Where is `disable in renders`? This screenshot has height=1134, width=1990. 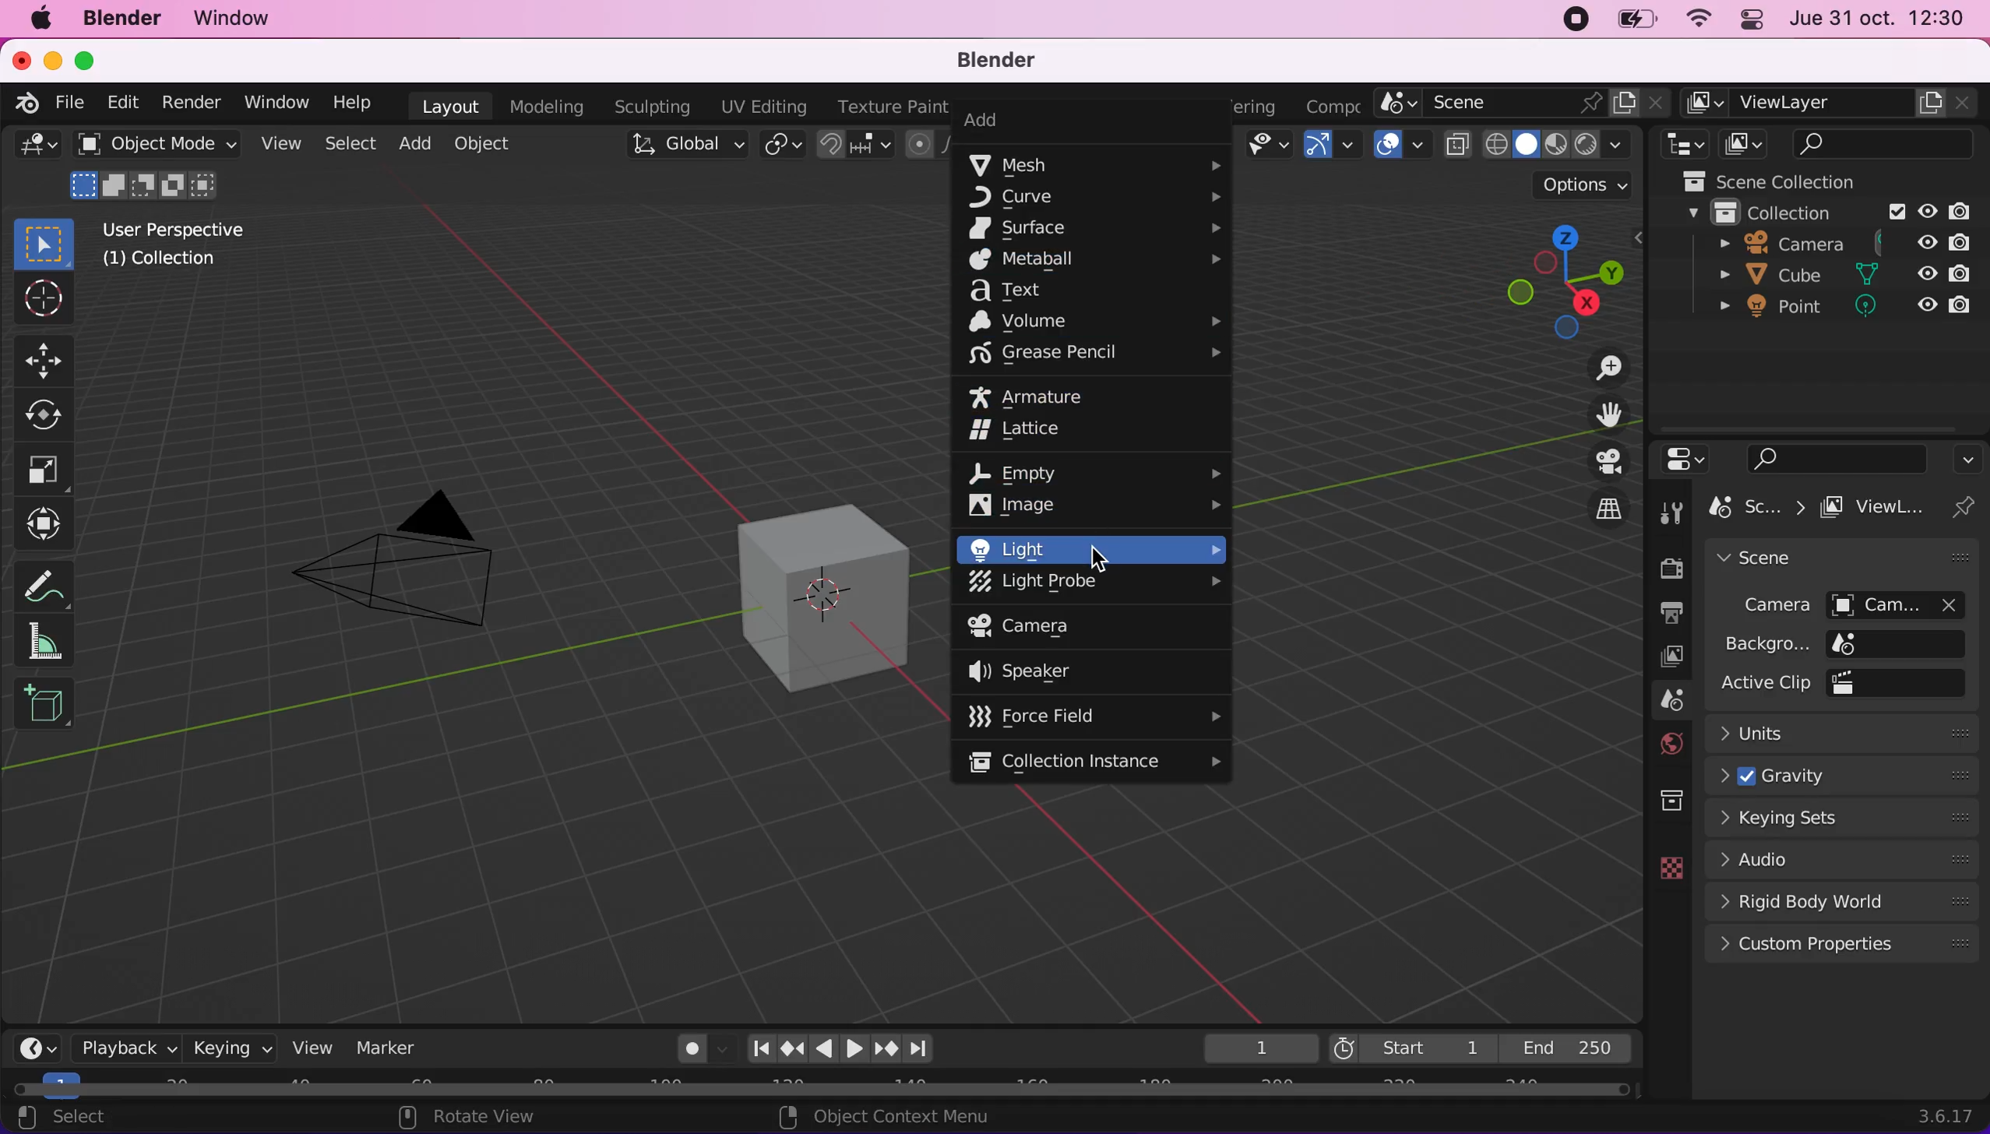
disable in renders is located at coordinates (1960, 274).